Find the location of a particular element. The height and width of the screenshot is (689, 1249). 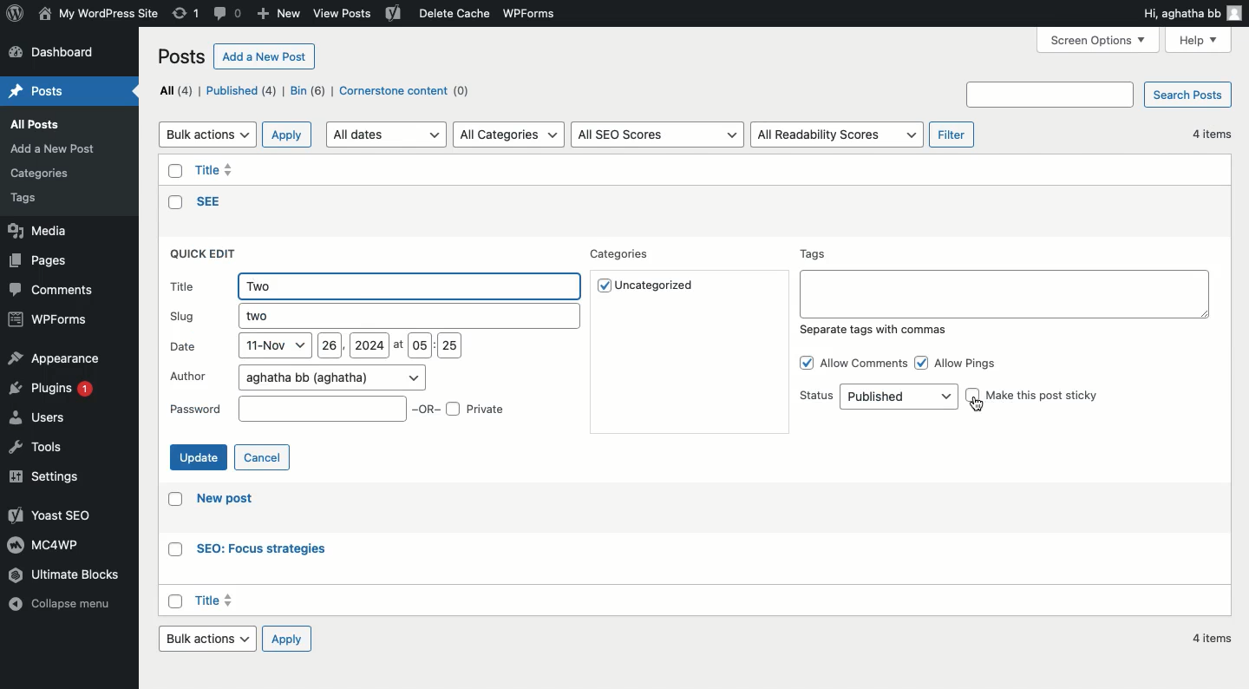

Apply is located at coordinates (293, 639).